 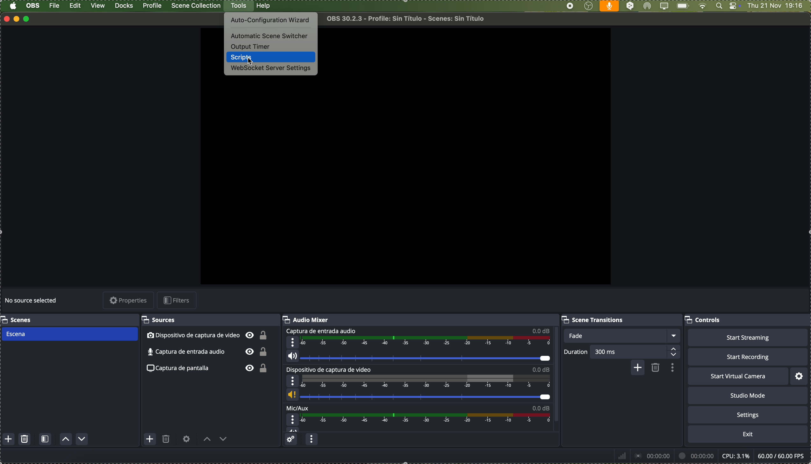 I want to click on sources, so click(x=161, y=320).